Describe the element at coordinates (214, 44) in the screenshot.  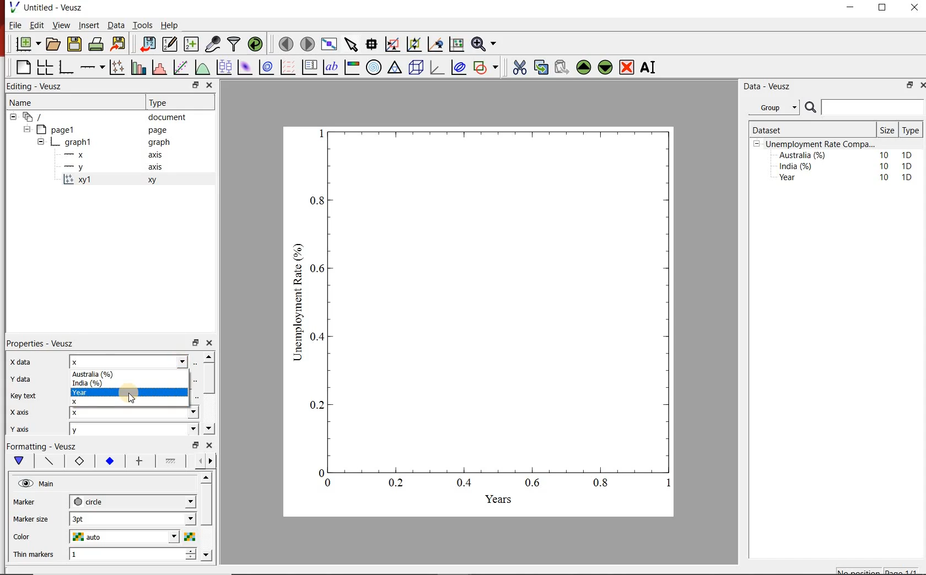
I see `caputure remote data` at that location.